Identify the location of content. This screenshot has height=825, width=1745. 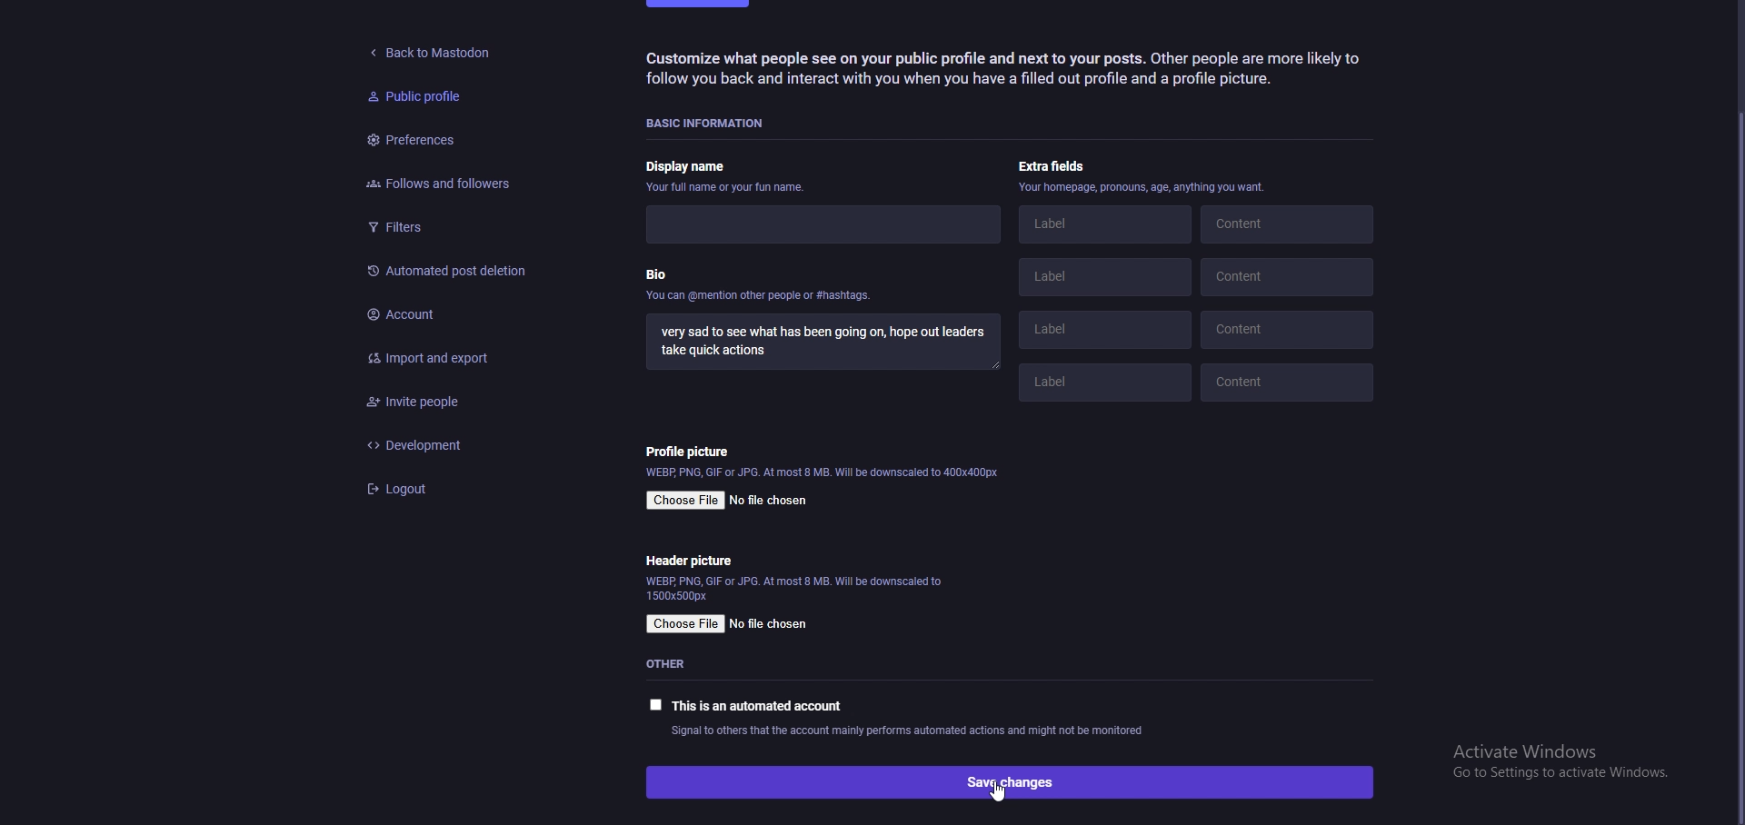
(1290, 228).